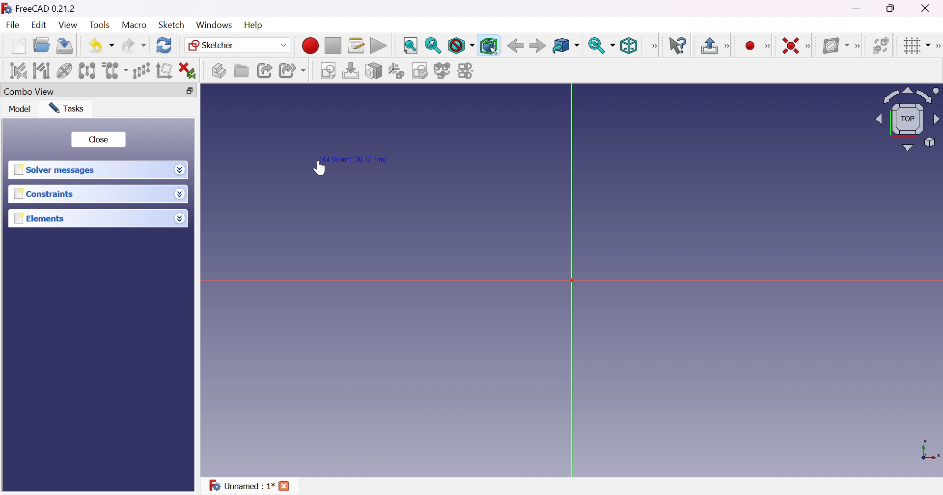 The image size is (943, 495). Describe the element at coordinates (239, 44) in the screenshot. I see `Sketcher` at that location.